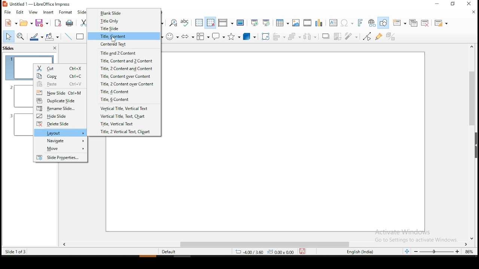 This screenshot has height=269, width=479. Describe the element at coordinates (60, 116) in the screenshot. I see `hide slide` at that location.